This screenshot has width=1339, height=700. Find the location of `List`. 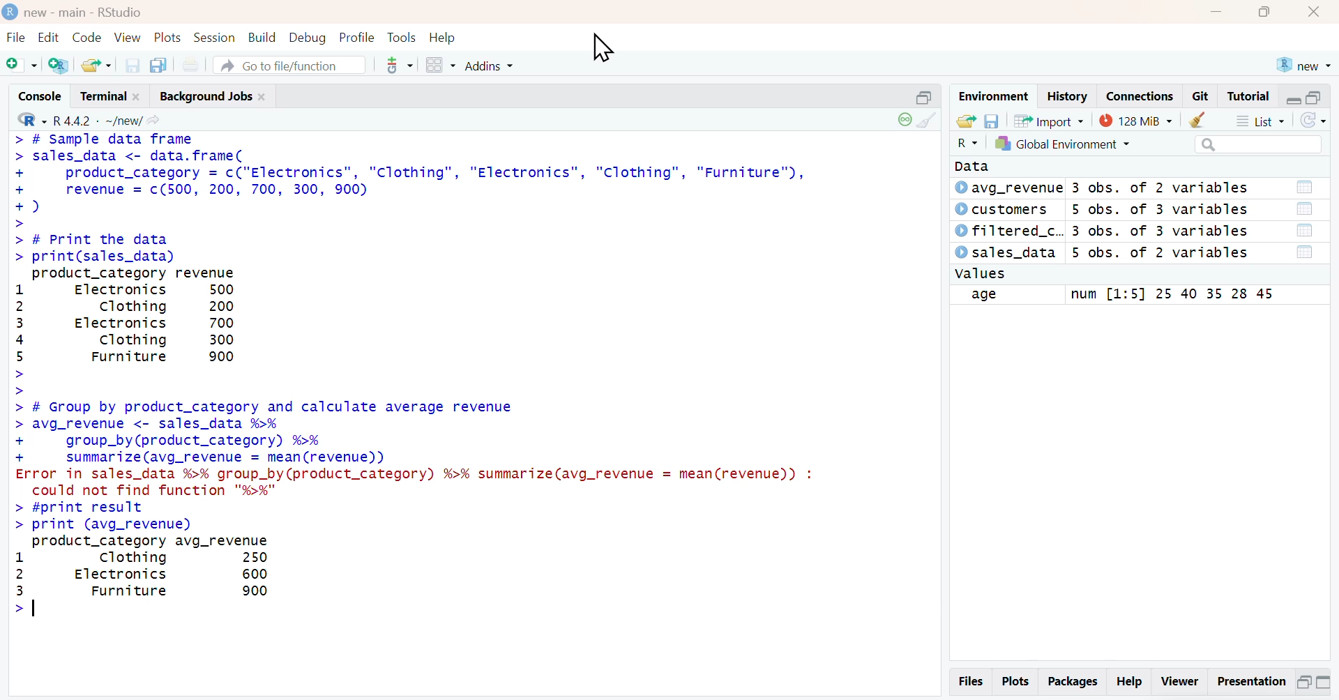

List is located at coordinates (1259, 120).